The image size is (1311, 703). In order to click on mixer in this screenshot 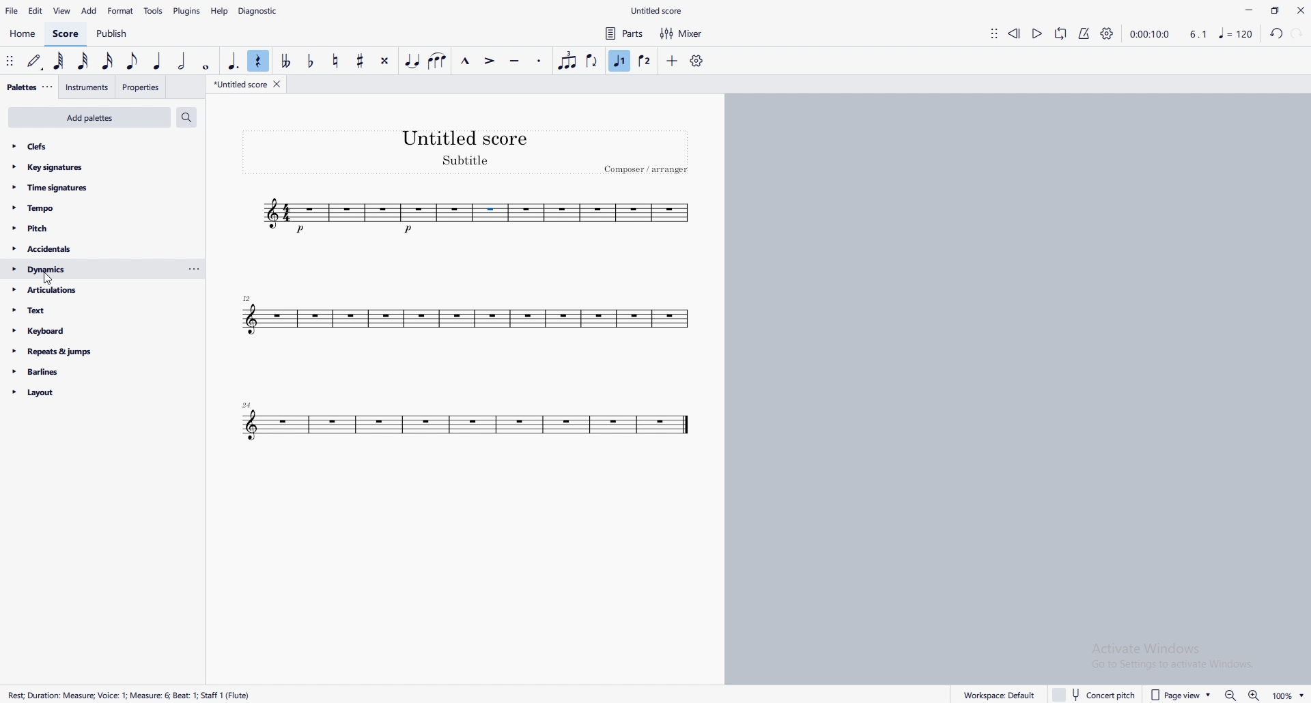, I will do `click(681, 33)`.